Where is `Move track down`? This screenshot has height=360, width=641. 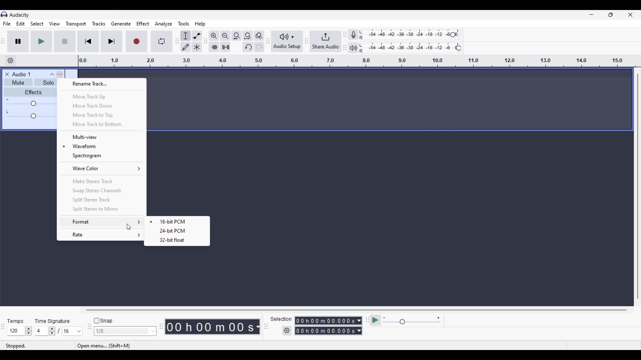
Move track down is located at coordinates (102, 106).